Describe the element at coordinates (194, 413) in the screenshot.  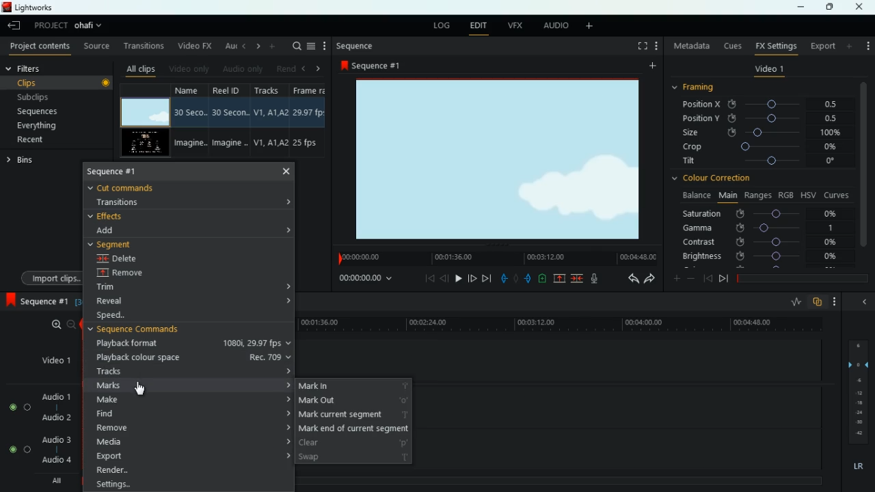
I see `find` at that location.